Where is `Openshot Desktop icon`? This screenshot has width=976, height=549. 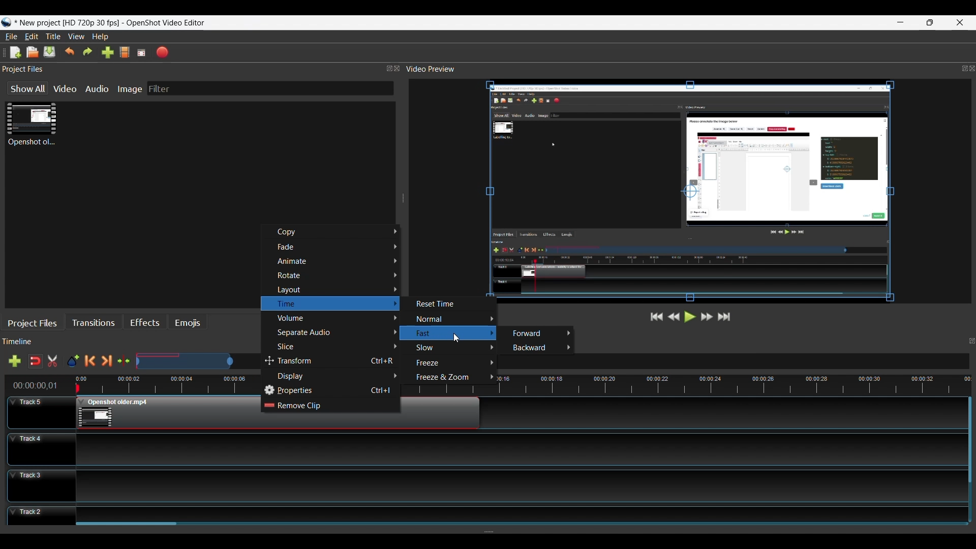 Openshot Desktop icon is located at coordinates (7, 23).